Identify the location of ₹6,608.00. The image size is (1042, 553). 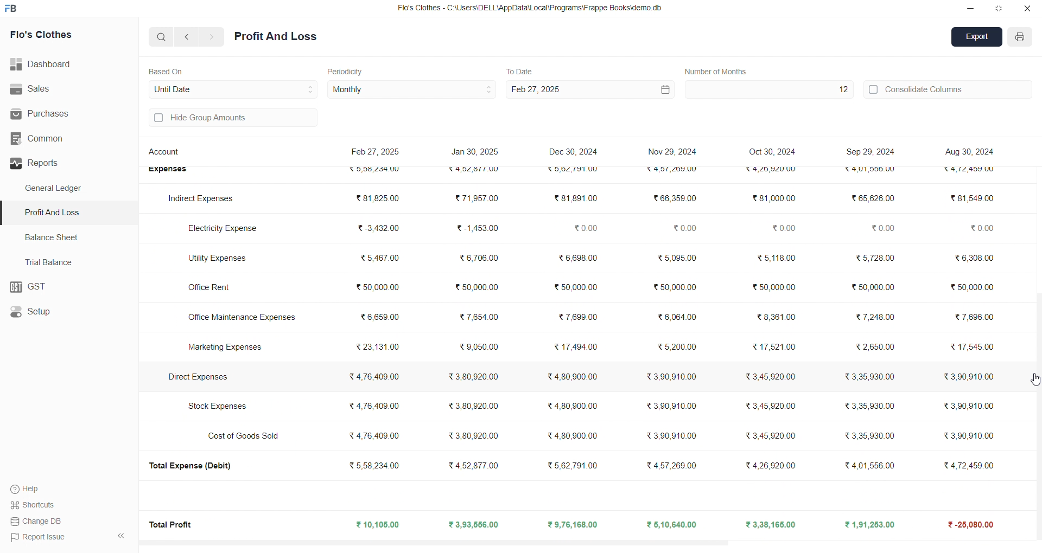
(576, 260).